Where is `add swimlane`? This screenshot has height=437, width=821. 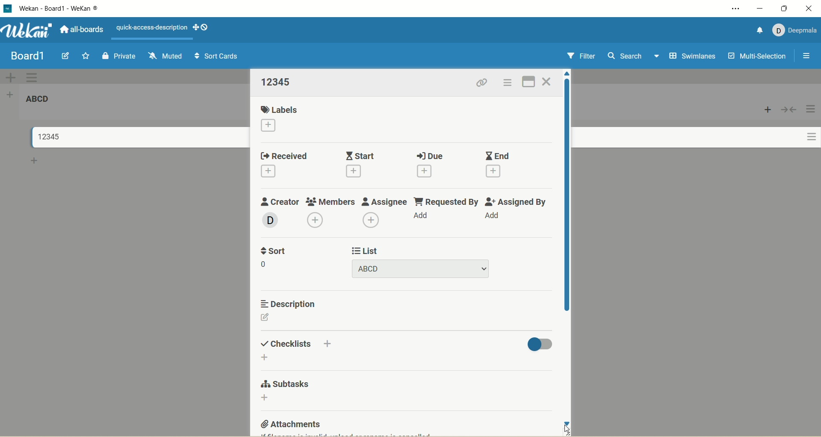
add swimlane is located at coordinates (9, 77).